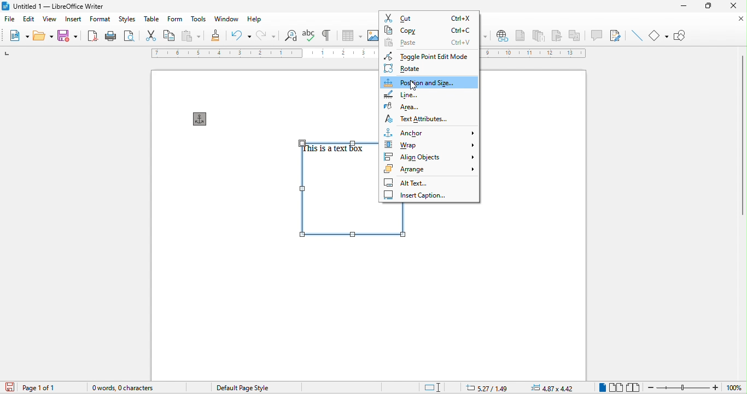  Describe the element at coordinates (577, 35) in the screenshot. I see `cross reference` at that location.